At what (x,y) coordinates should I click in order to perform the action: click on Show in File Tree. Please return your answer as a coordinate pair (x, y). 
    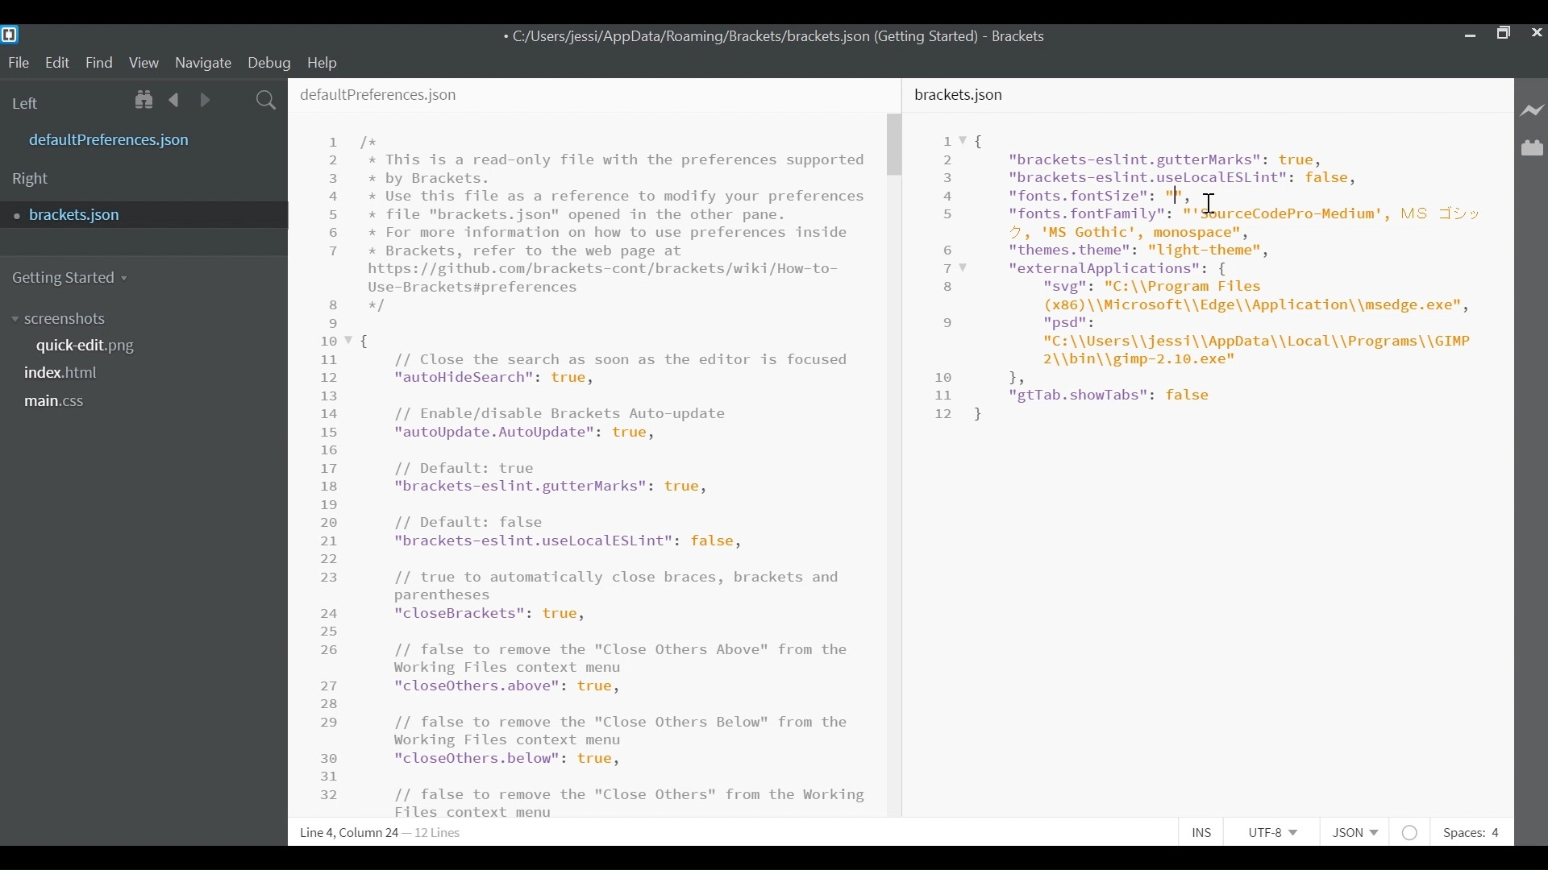
    Looking at the image, I should click on (147, 101).